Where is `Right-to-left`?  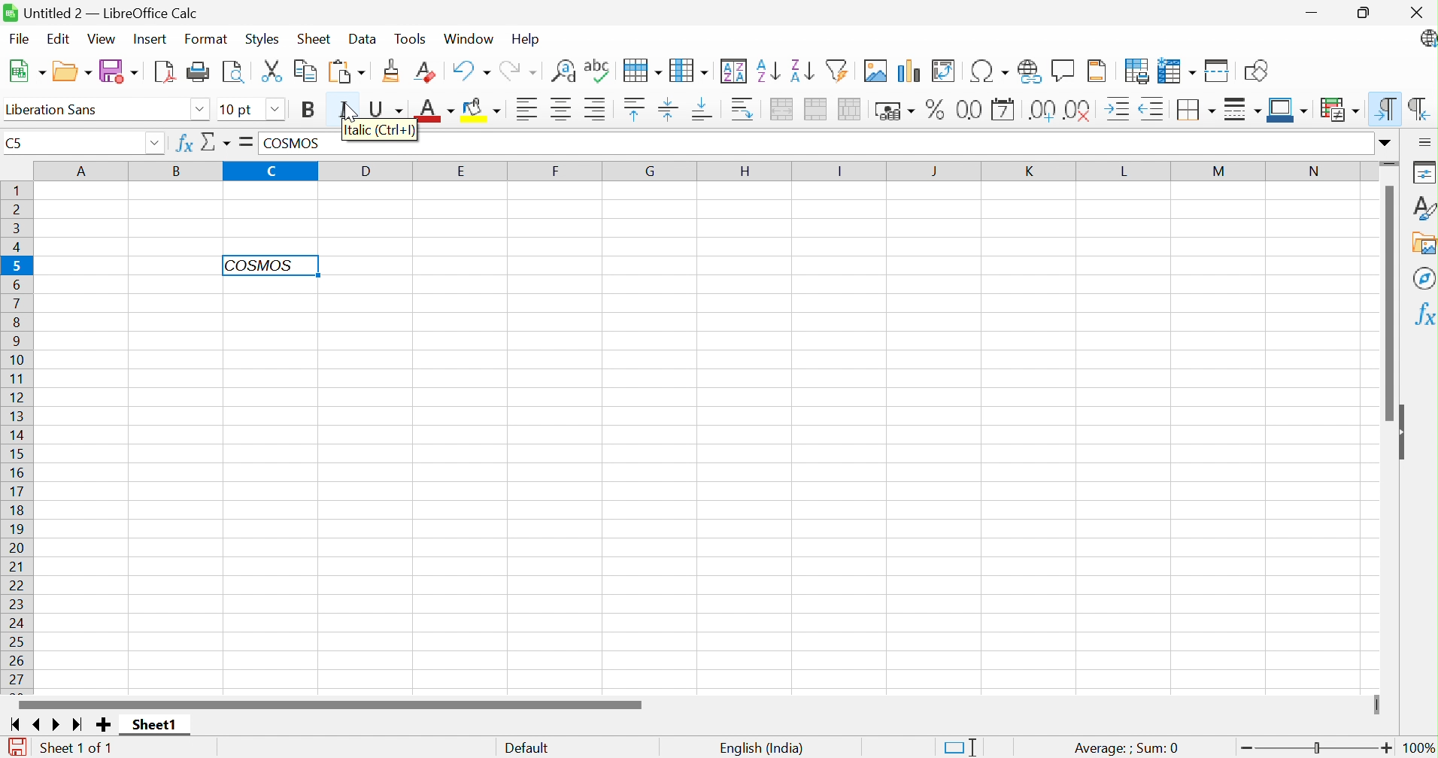
Right-to-left is located at coordinates (1421, 108).